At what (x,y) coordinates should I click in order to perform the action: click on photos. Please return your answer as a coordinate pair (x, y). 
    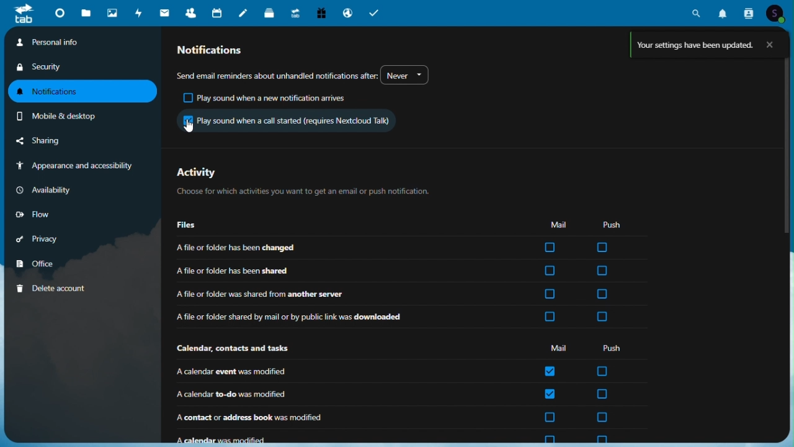
    Looking at the image, I should click on (112, 12).